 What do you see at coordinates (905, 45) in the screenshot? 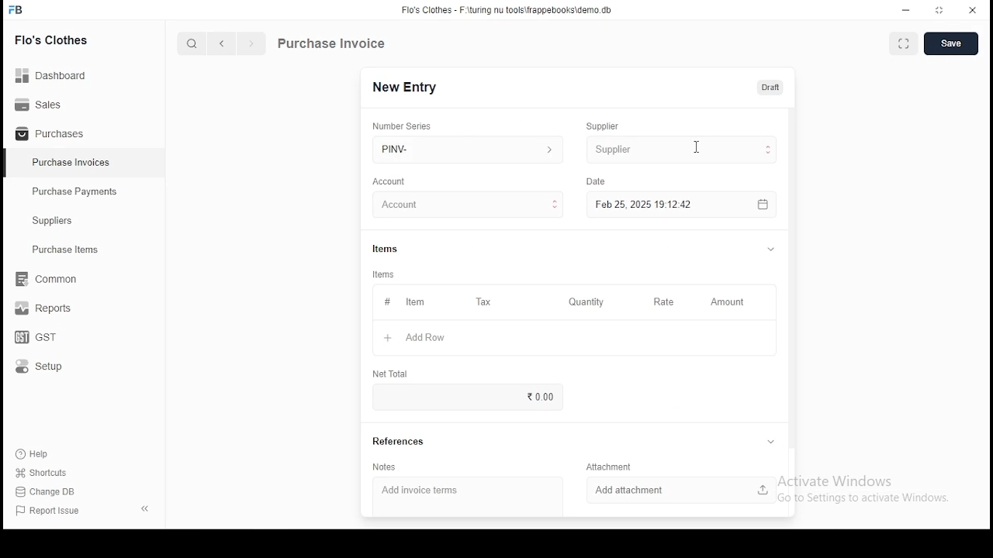
I see `toggle between form and fullscreen ` at bounding box center [905, 45].